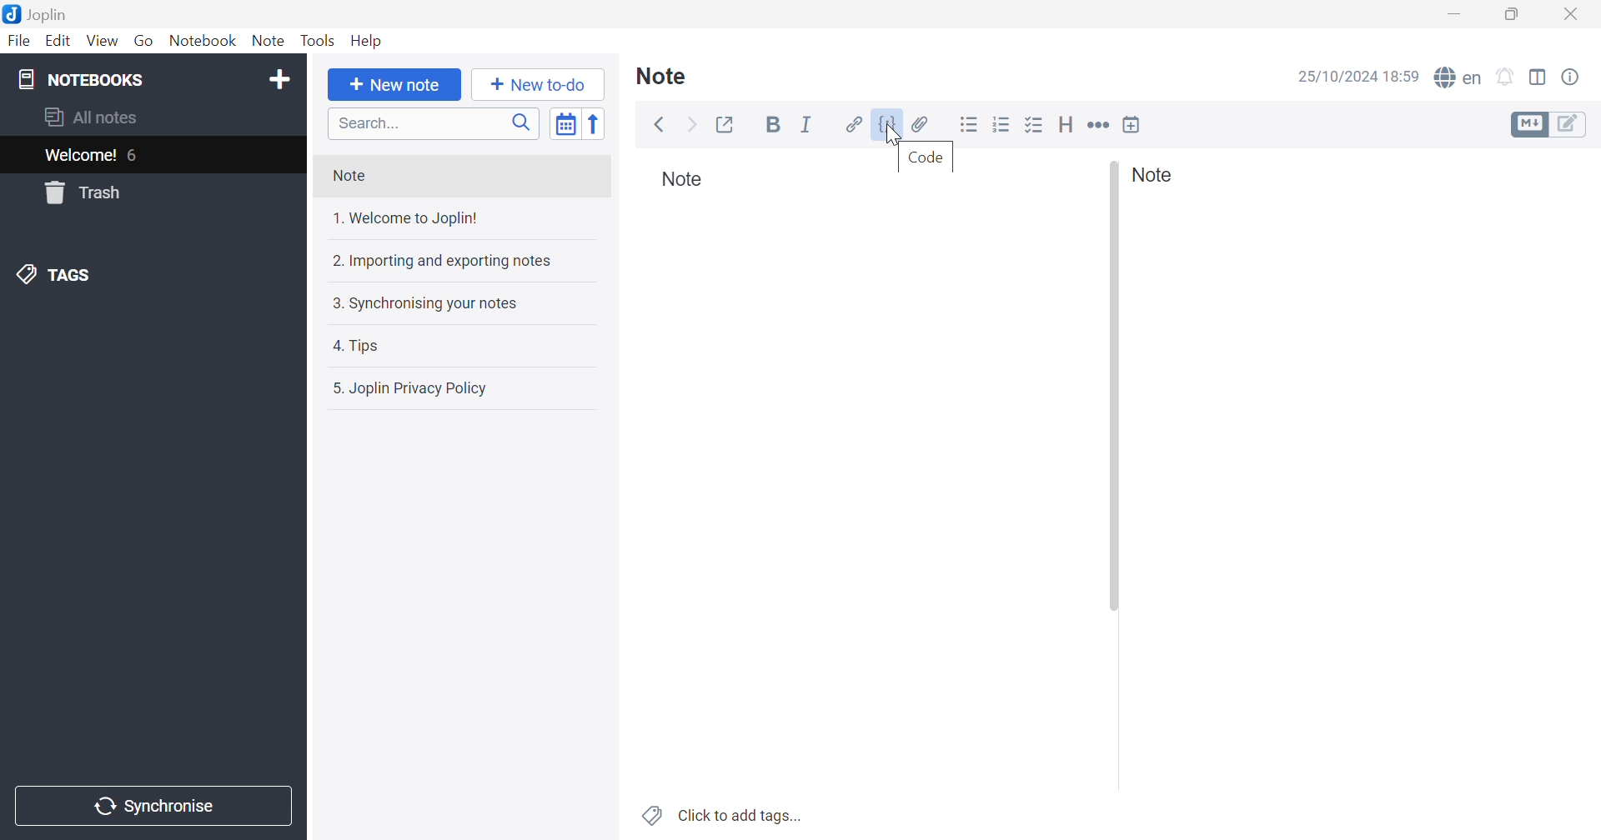  Describe the element at coordinates (659, 77) in the screenshot. I see `Note` at that location.